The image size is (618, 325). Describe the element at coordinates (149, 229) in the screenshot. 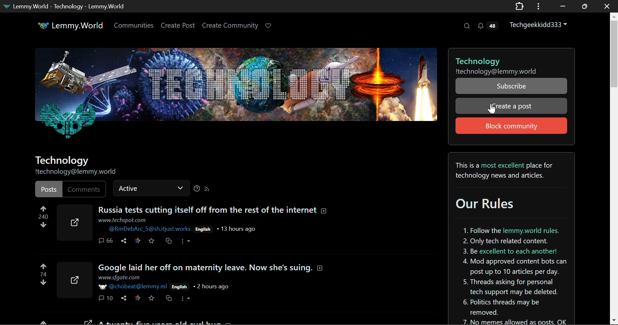

I see `@RmDebArc_5@sh.itjust.works` at that location.